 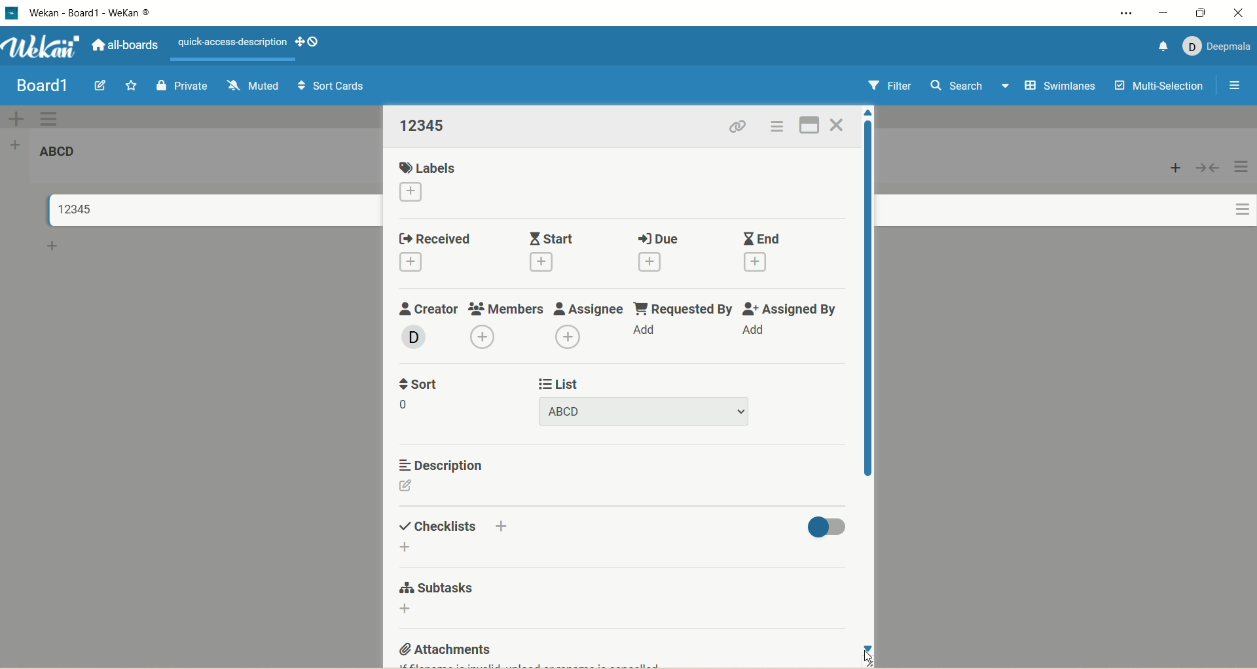 I want to click on actions, so click(x=1237, y=199).